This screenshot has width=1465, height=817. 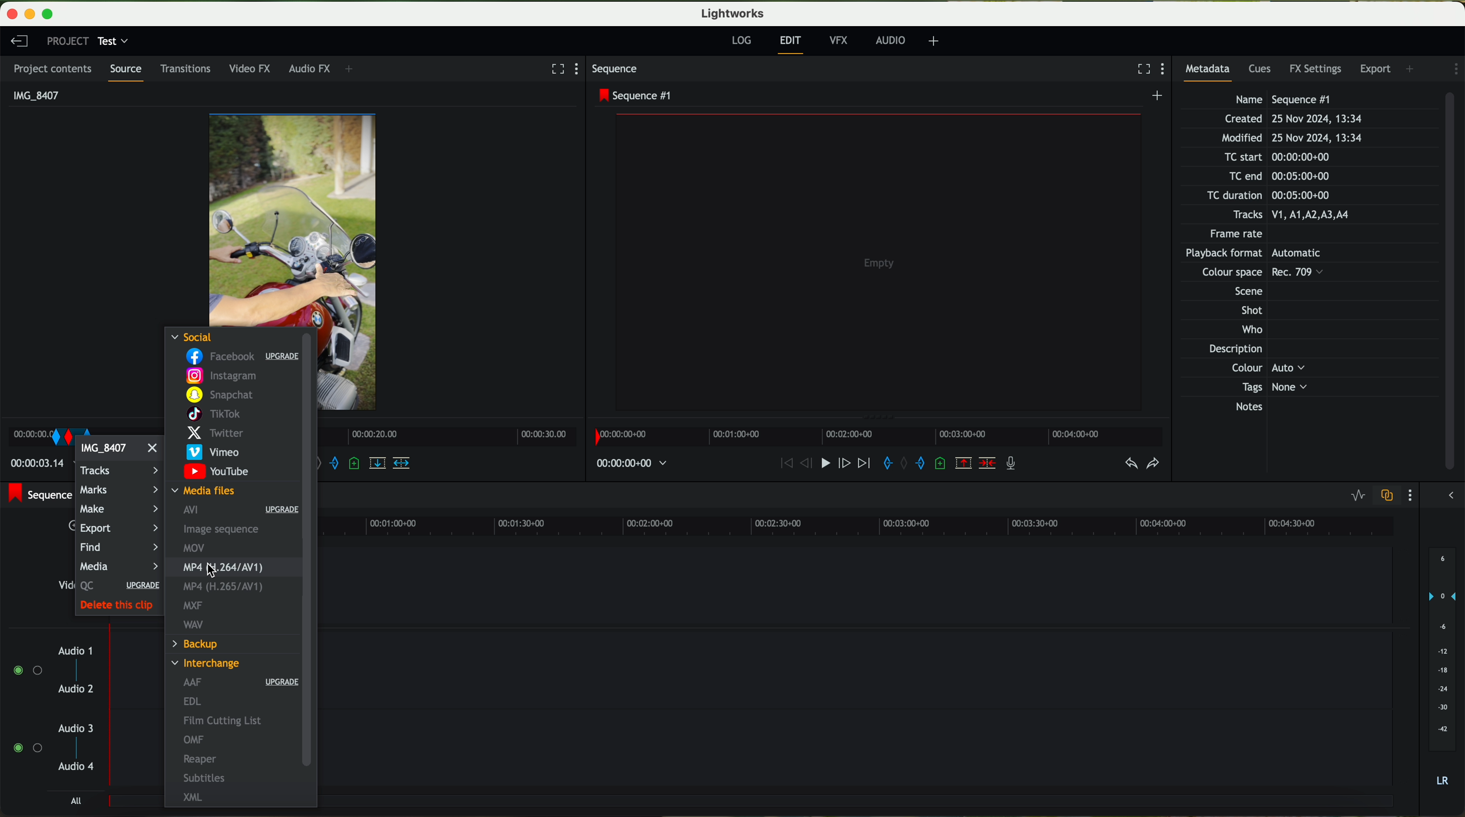 I want to click on metadata, so click(x=1212, y=72).